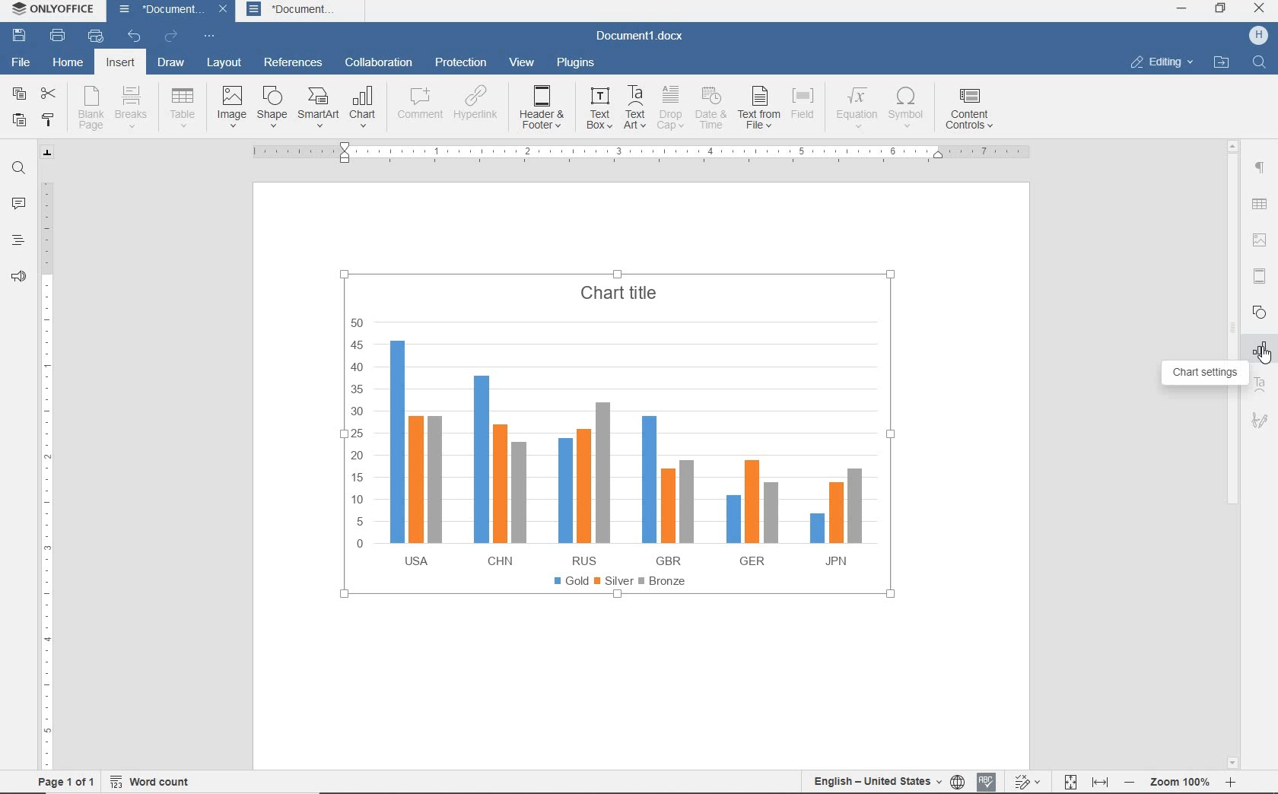 The image size is (1278, 794). Describe the element at coordinates (804, 108) in the screenshot. I see `field` at that location.